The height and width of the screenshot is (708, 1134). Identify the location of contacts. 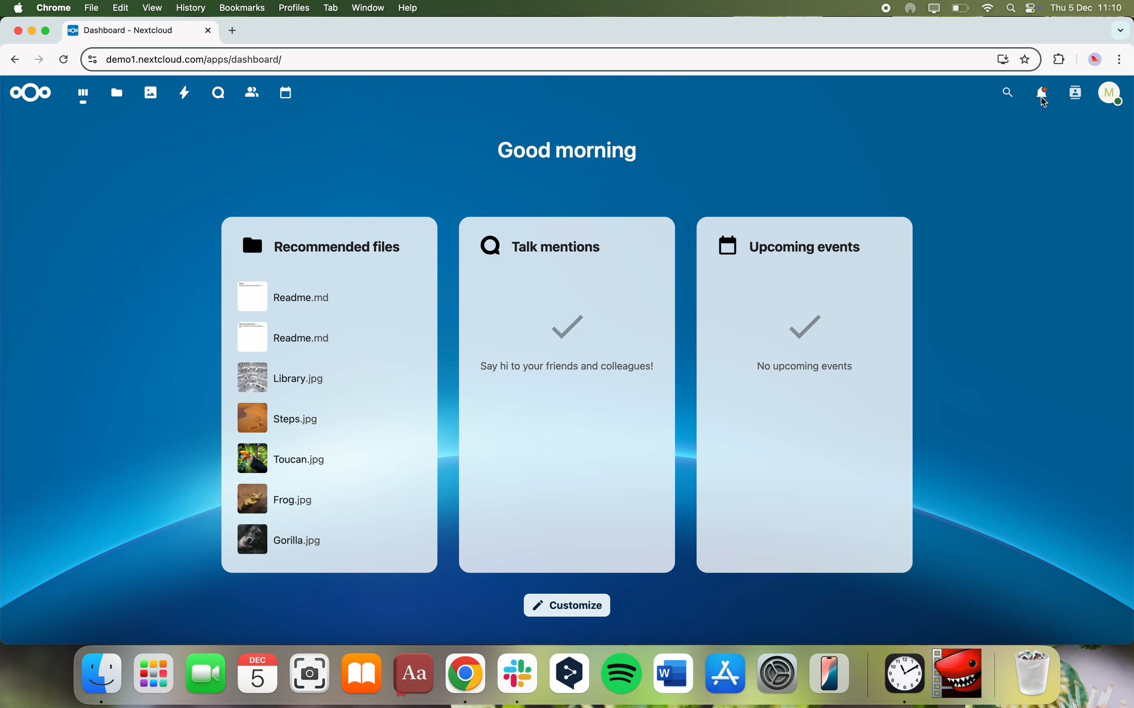
(1075, 94).